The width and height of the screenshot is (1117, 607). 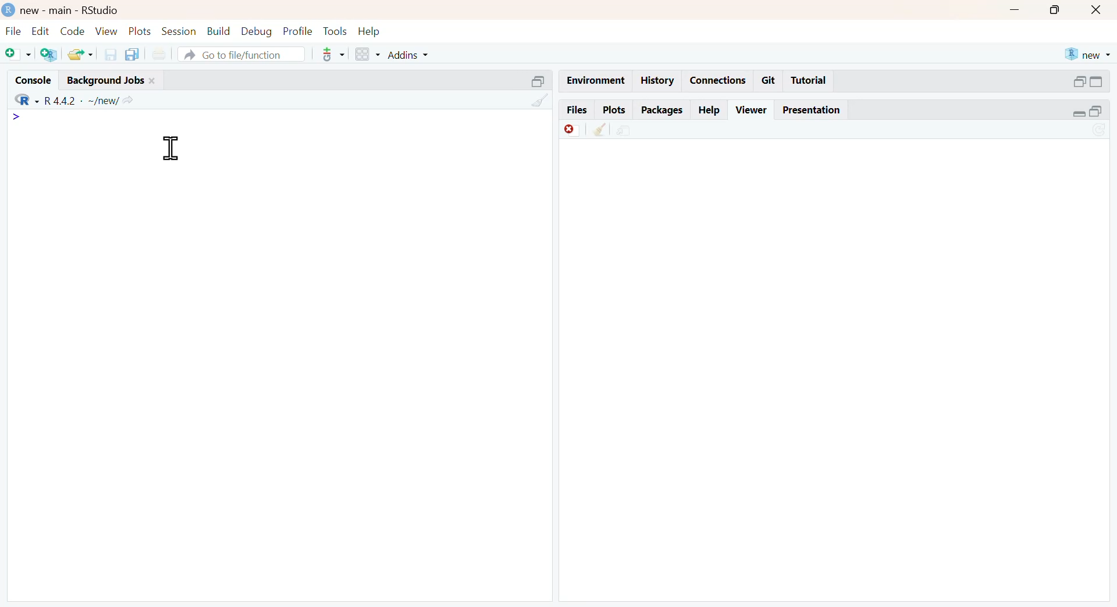 What do you see at coordinates (624, 131) in the screenshot?
I see `share` at bounding box center [624, 131].